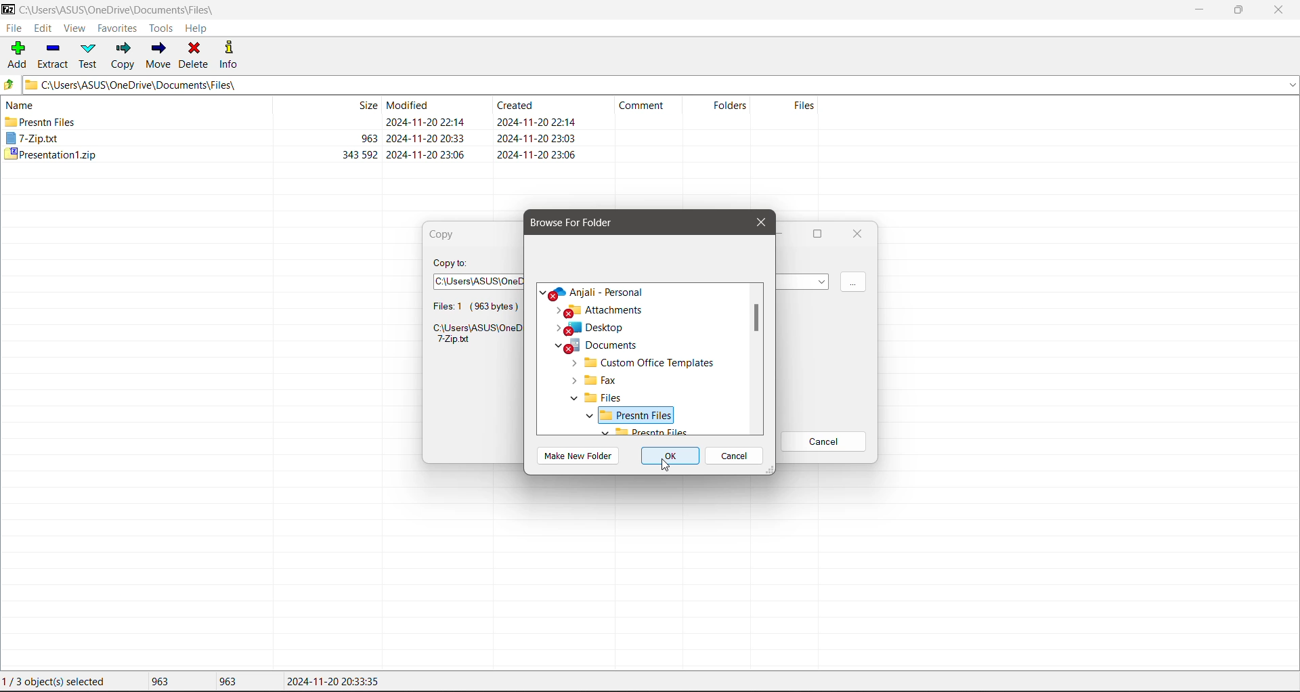 This screenshot has width=1300, height=692. I want to click on Test, so click(89, 56).